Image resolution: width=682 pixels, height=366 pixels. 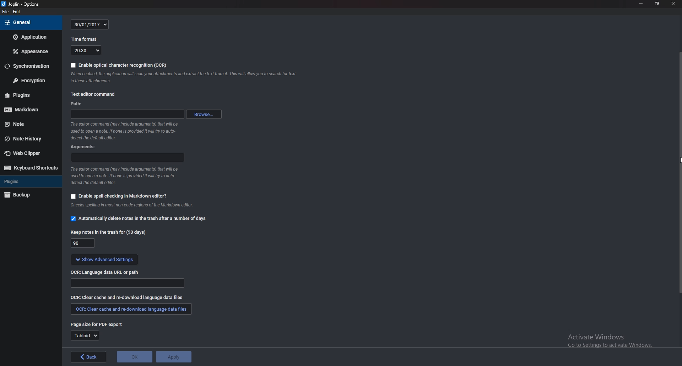 What do you see at coordinates (29, 66) in the screenshot?
I see `Synchronization` at bounding box center [29, 66].